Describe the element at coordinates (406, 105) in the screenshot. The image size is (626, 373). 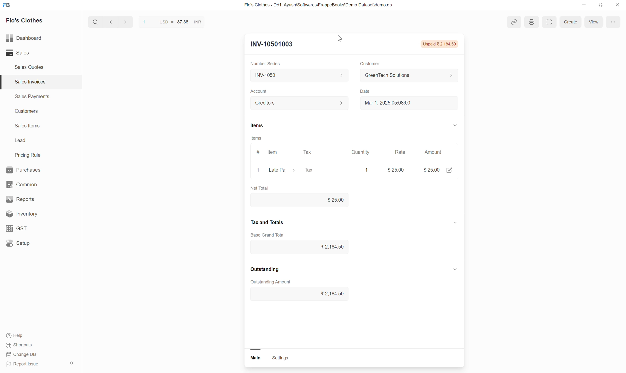
I see `Select date ` at that location.